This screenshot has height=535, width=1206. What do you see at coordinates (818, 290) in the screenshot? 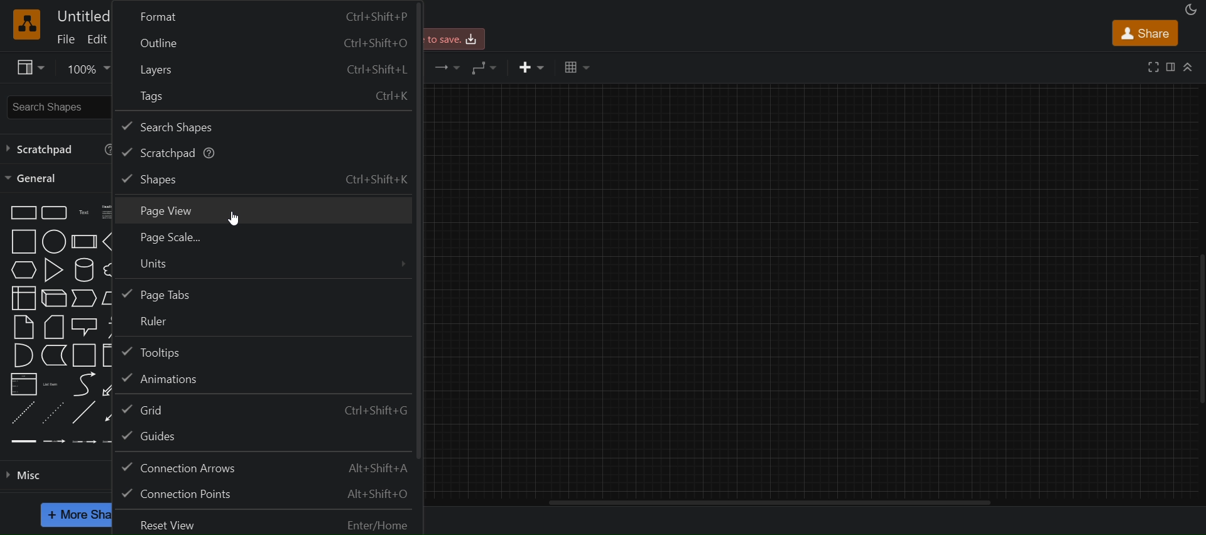
I see `canvas` at bounding box center [818, 290].